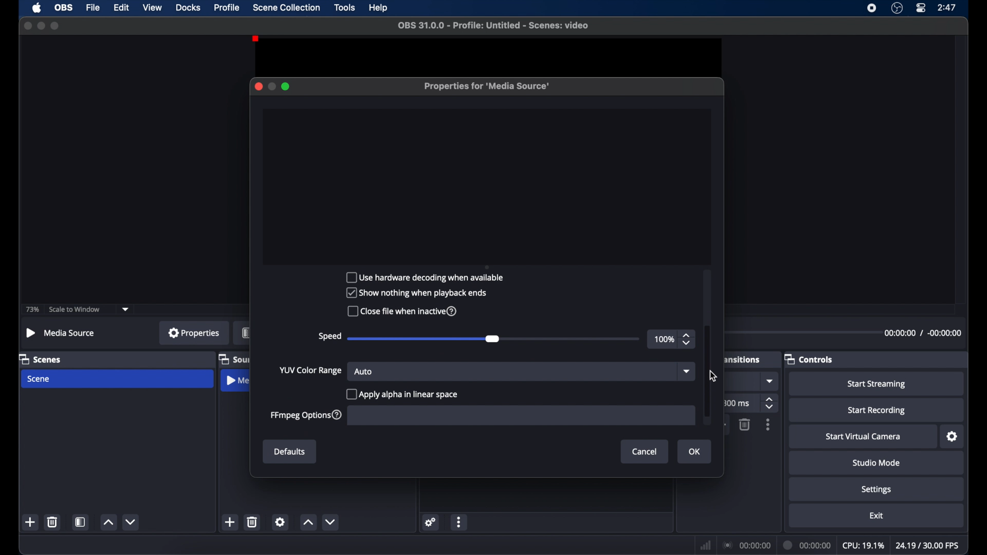 Image resolution: width=987 pixels, height=555 pixels. What do you see at coordinates (419, 292) in the screenshot?
I see `Show nothing when playback ends` at bounding box center [419, 292].